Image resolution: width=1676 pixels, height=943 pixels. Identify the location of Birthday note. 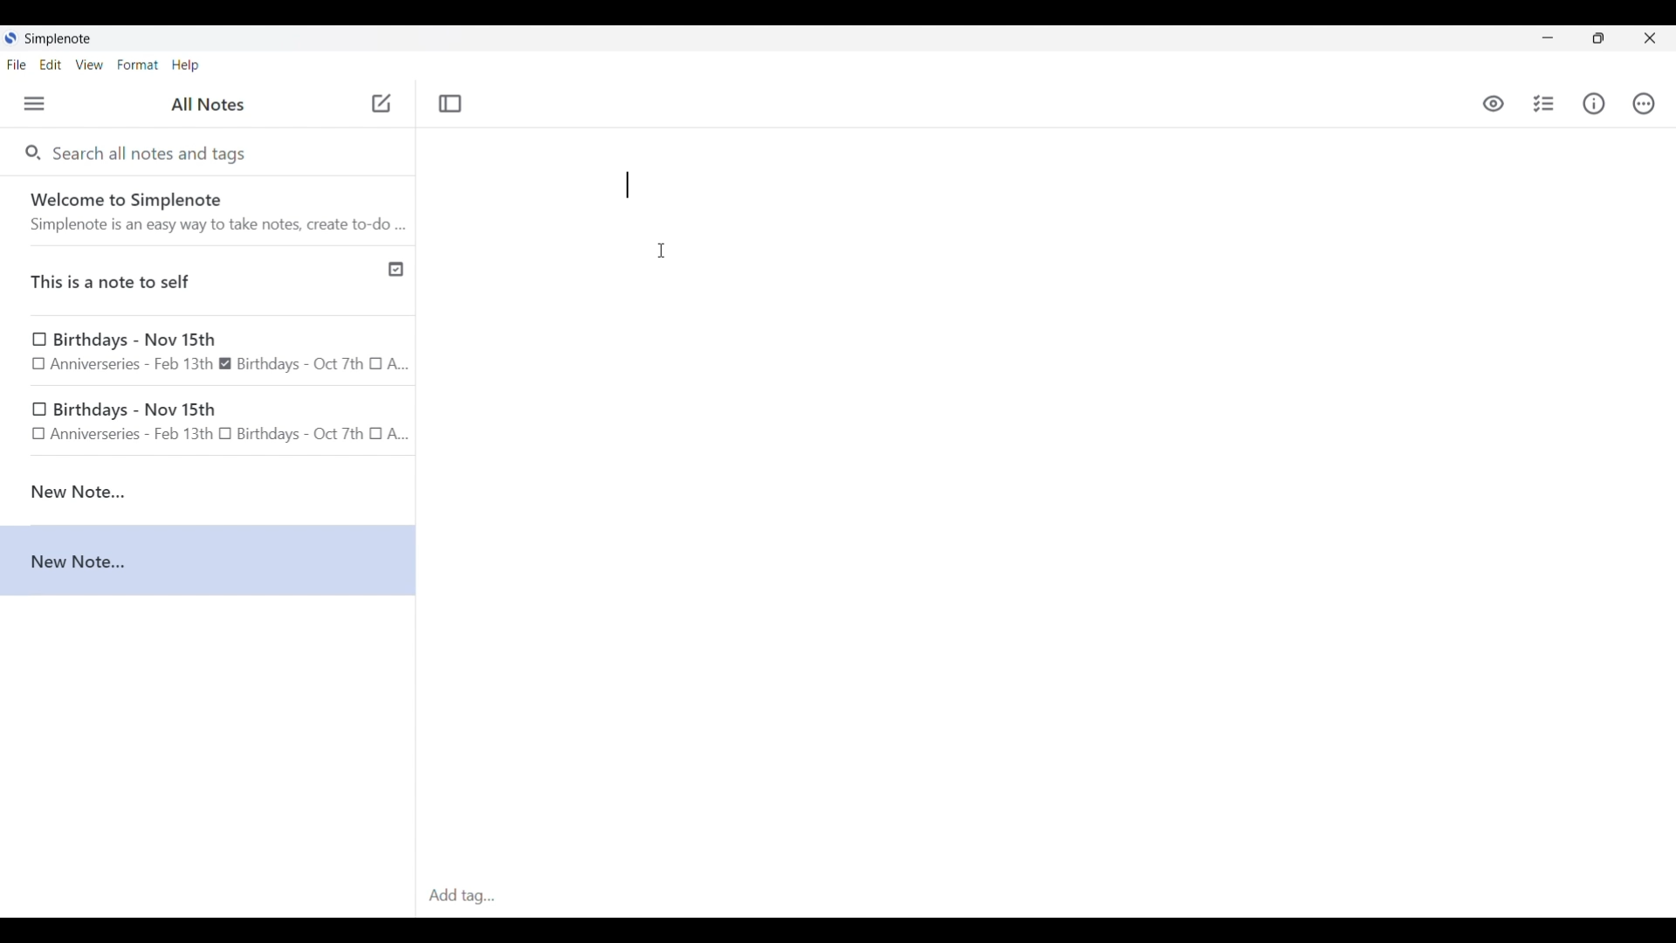
(209, 352).